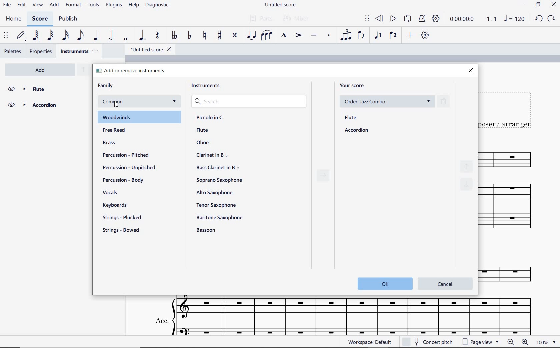  Describe the element at coordinates (79, 51) in the screenshot. I see `instruments` at that location.